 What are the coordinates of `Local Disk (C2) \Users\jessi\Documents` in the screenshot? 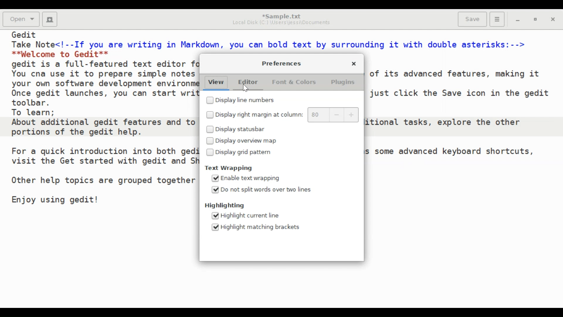 It's located at (280, 23).